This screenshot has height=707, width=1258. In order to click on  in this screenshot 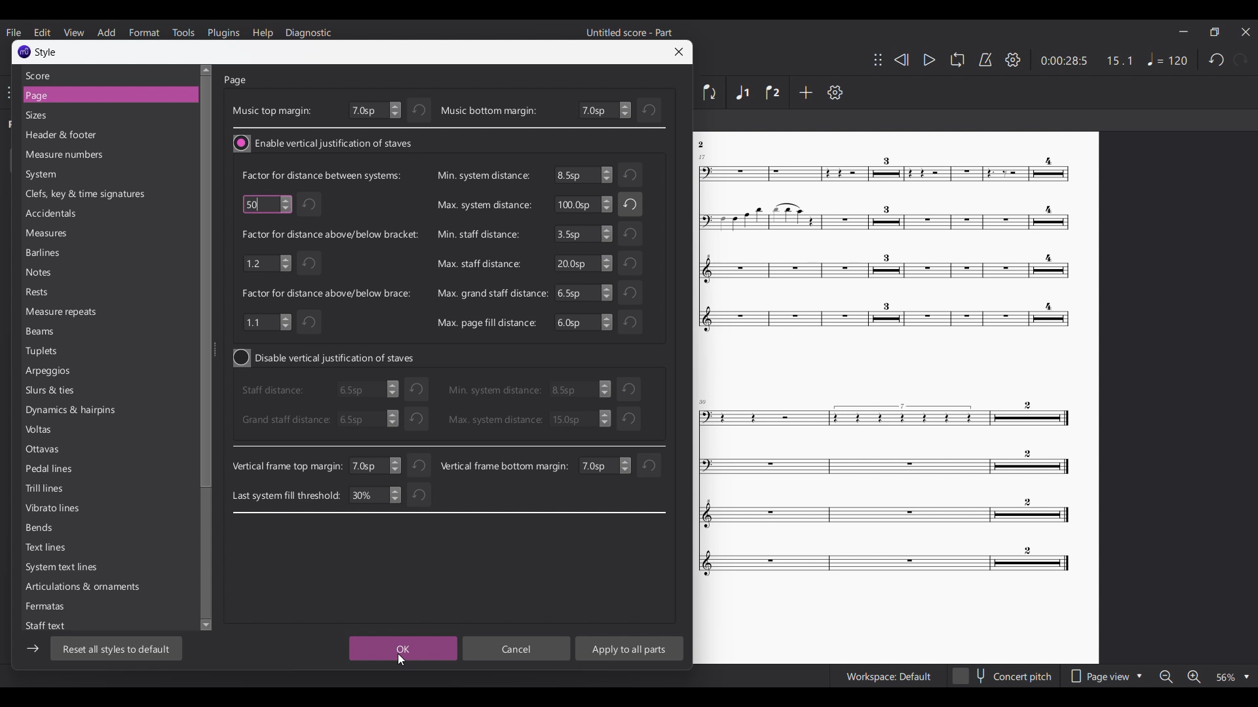, I will do `click(634, 291)`.